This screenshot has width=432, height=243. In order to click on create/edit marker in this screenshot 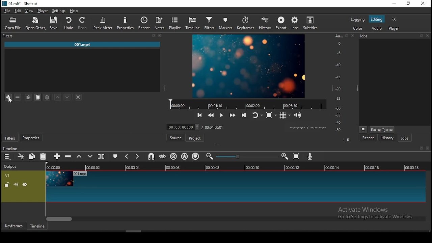, I will do `click(115, 157)`.